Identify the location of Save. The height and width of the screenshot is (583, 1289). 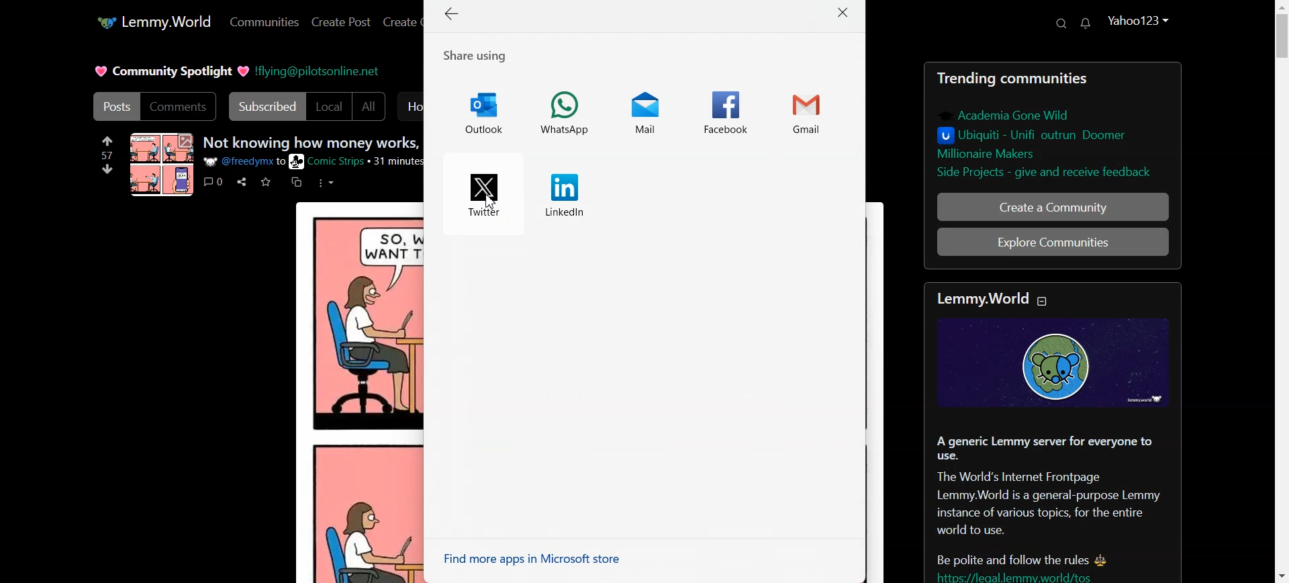
(267, 181).